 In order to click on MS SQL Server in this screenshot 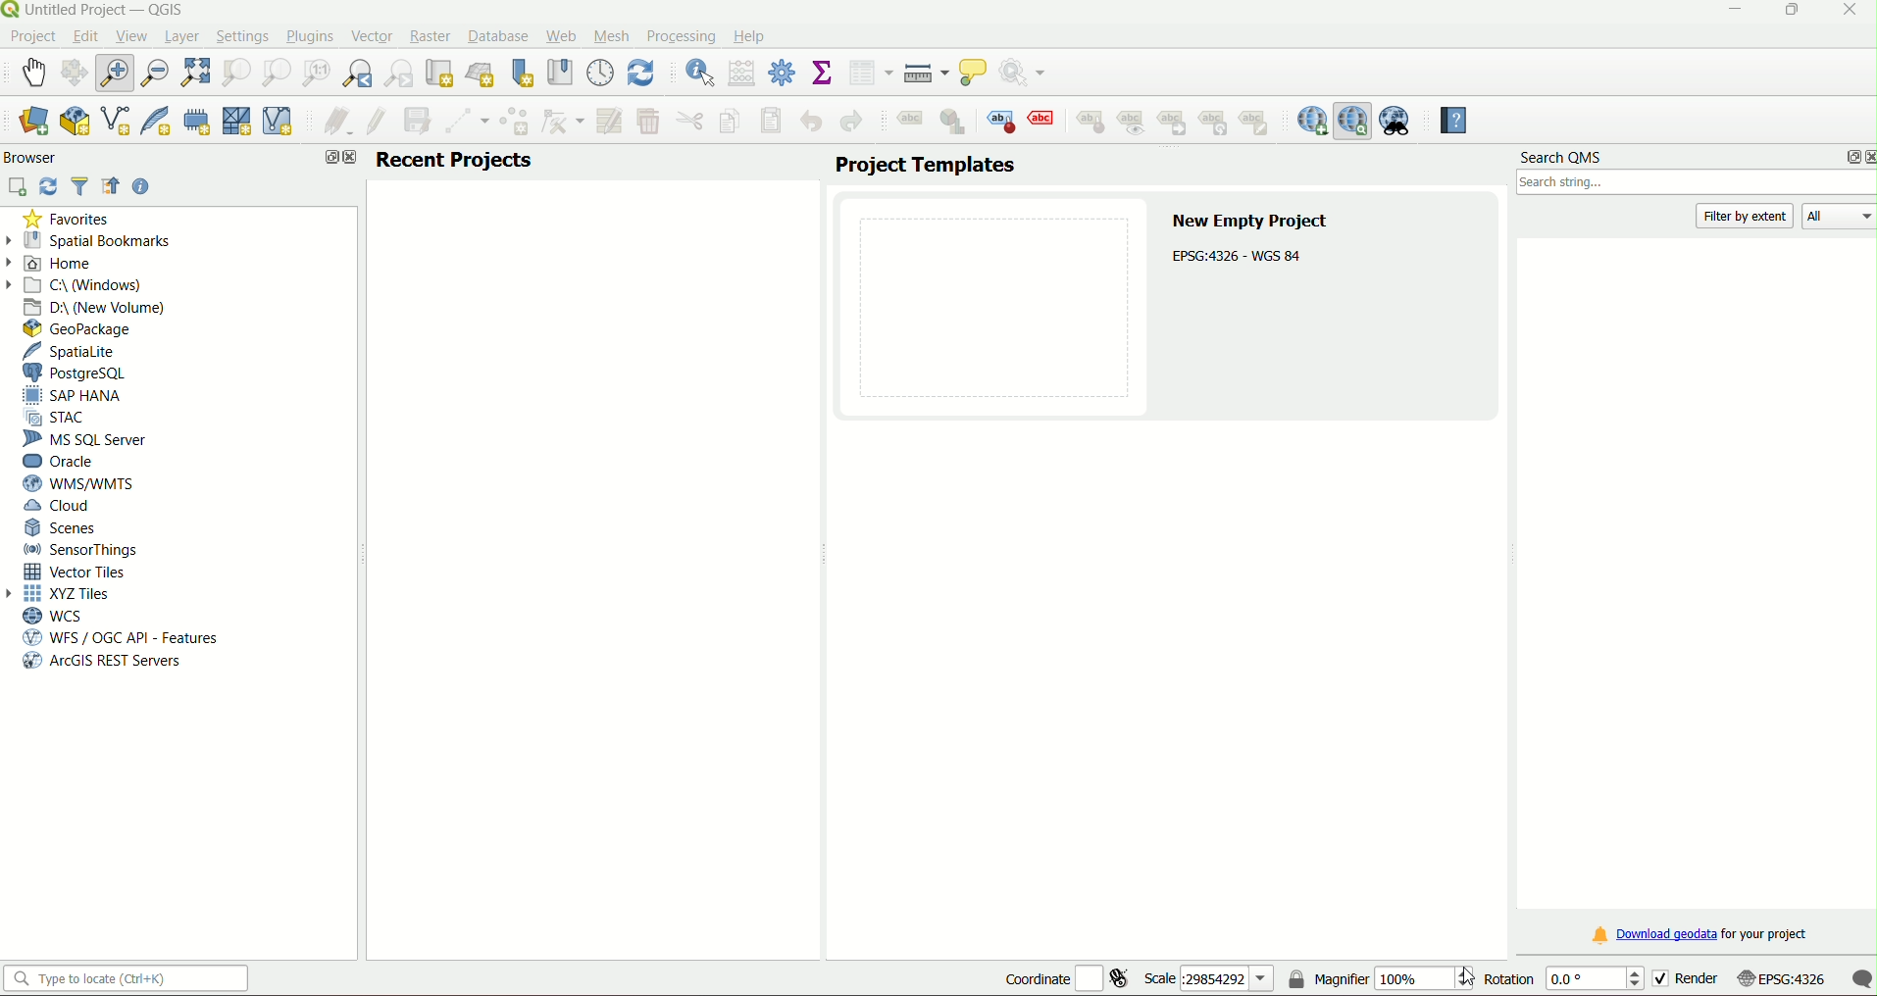, I will do `click(87, 440)`.